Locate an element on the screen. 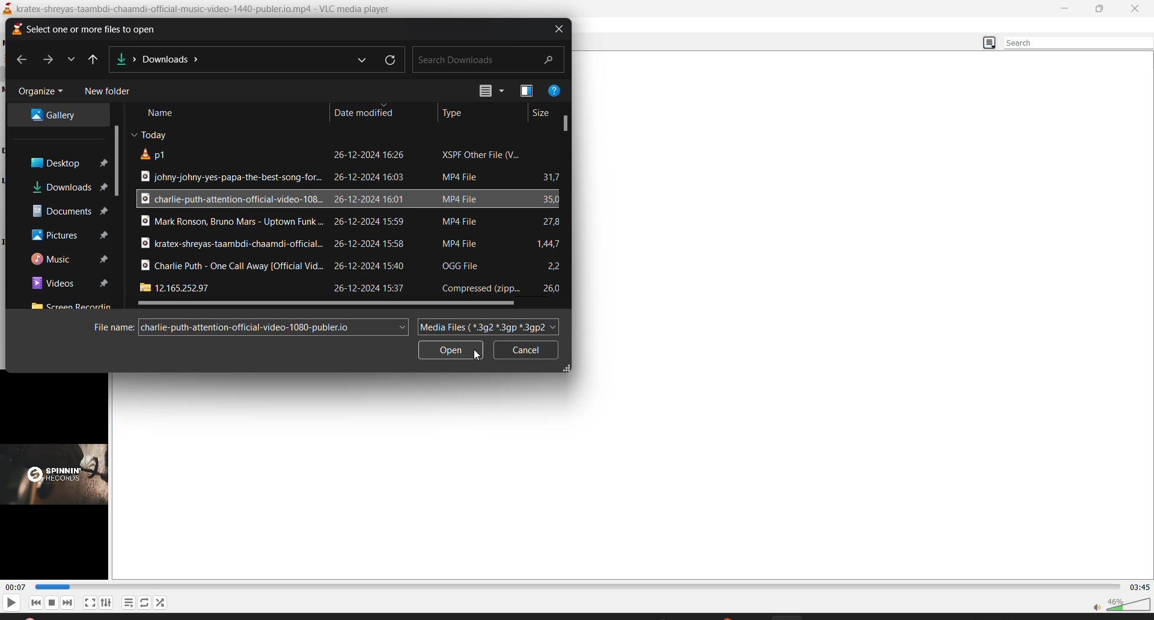 The image size is (1154, 620). file size is located at coordinates (548, 219).